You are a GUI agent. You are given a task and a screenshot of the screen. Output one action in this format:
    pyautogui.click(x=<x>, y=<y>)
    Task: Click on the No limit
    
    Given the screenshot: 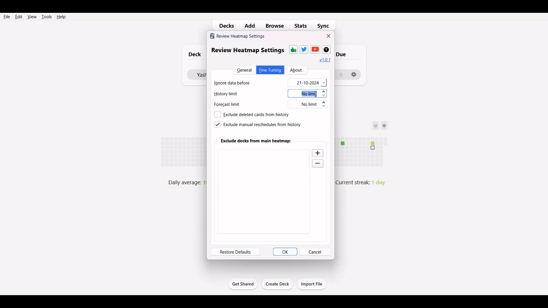 What is the action you would take?
    pyautogui.click(x=306, y=94)
    